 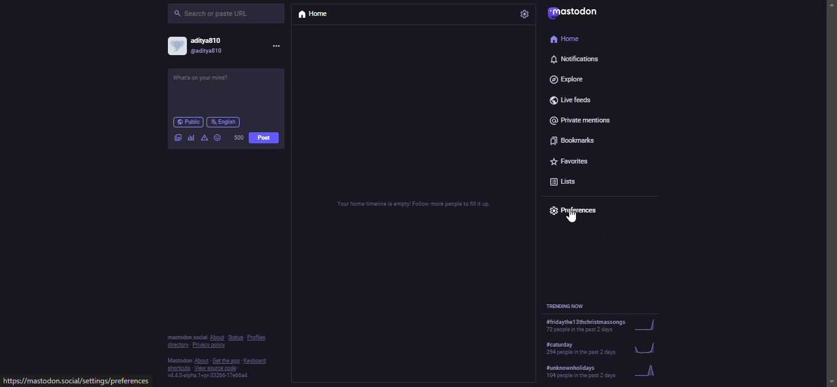 I want to click on bookmarks, so click(x=575, y=142).